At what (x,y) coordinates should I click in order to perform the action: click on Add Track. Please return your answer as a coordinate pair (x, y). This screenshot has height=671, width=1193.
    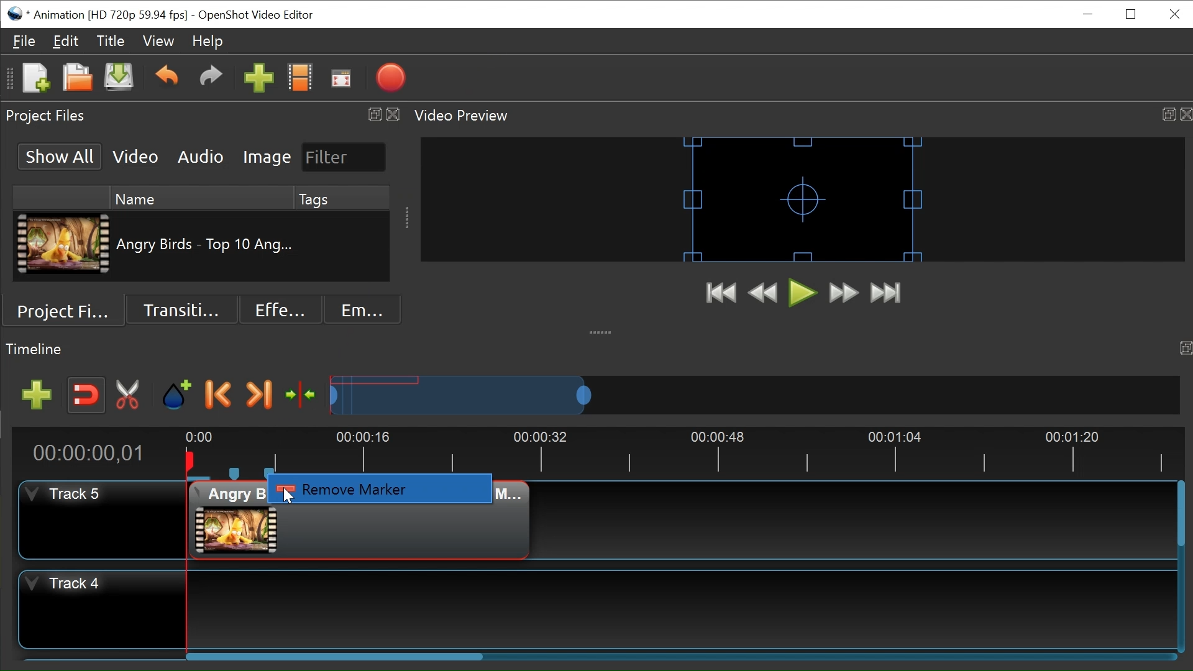
    Looking at the image, I should click on (37, 395).